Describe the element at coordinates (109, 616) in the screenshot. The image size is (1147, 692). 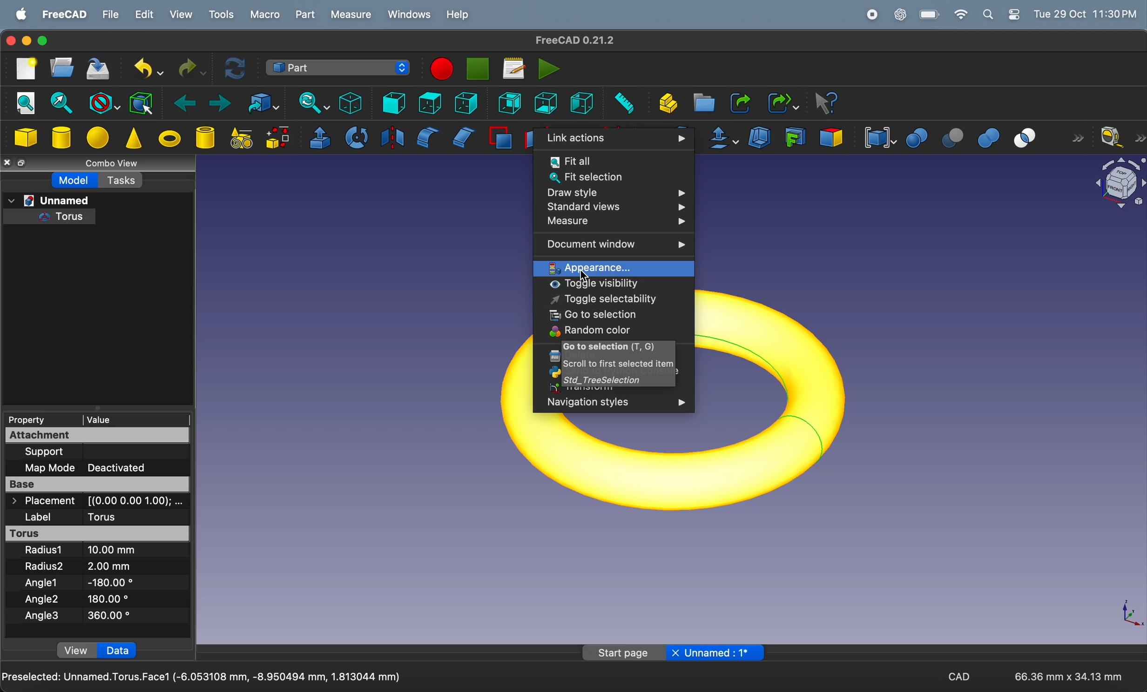
I see `360.00` at that location.